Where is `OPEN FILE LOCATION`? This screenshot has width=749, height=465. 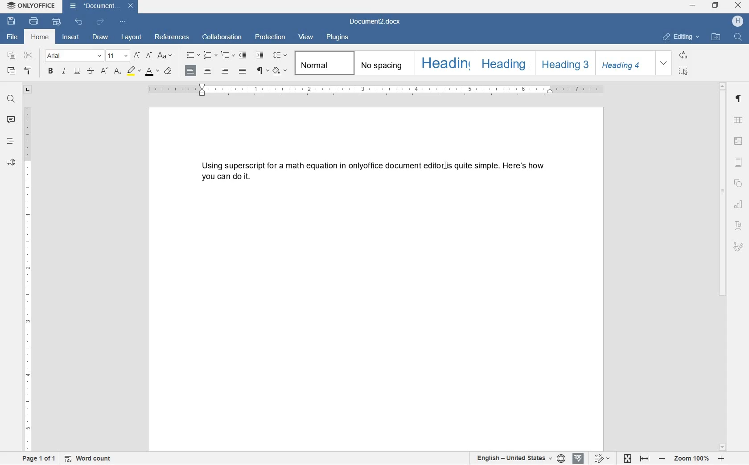
OPEN FILE LOCATION is located at coordinates (717, 39).